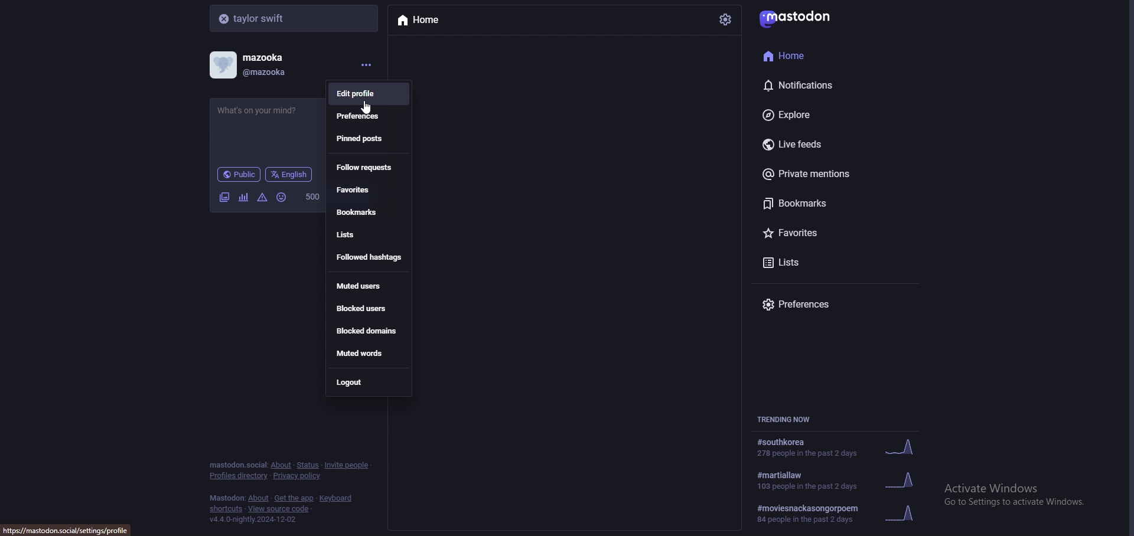 Image resolution: width=1134 pixels, height=536 pixels. I want to click on profiles directory, so click(239, 477).